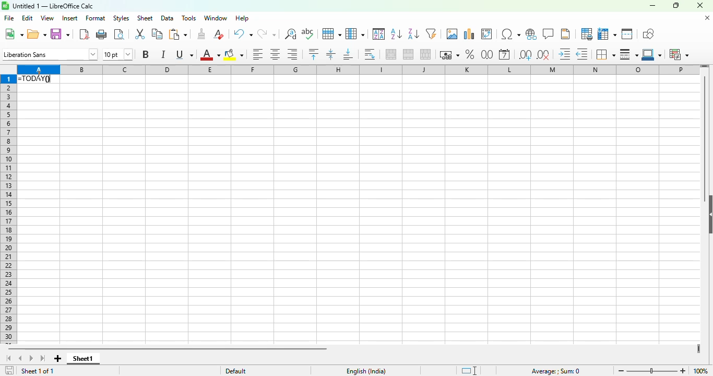 This screenshot has width=713, height=376. I want to click on clear direct formatting, so click(218, 34).